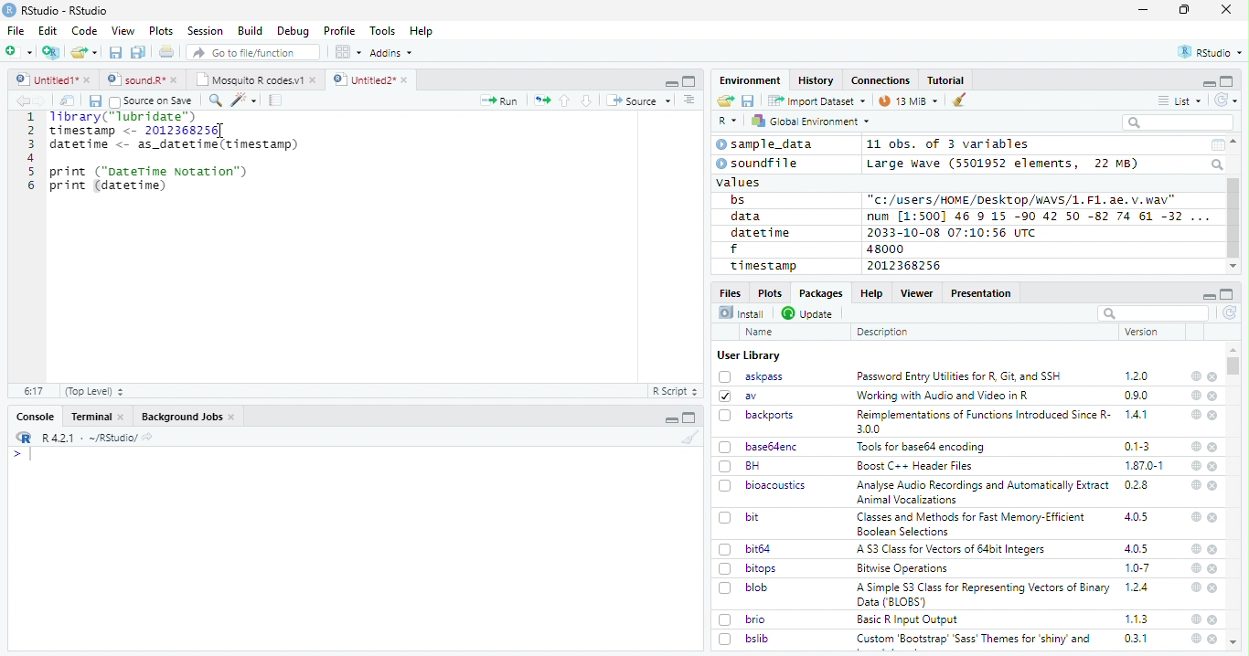 Image resolution: width=1249 pixels, height=656 pixels. What do you see at coordinates (150, 179) in the screenshot?
I see `print ("pateTime Notation")
print (datetime)` at bounding box center [150, 179].